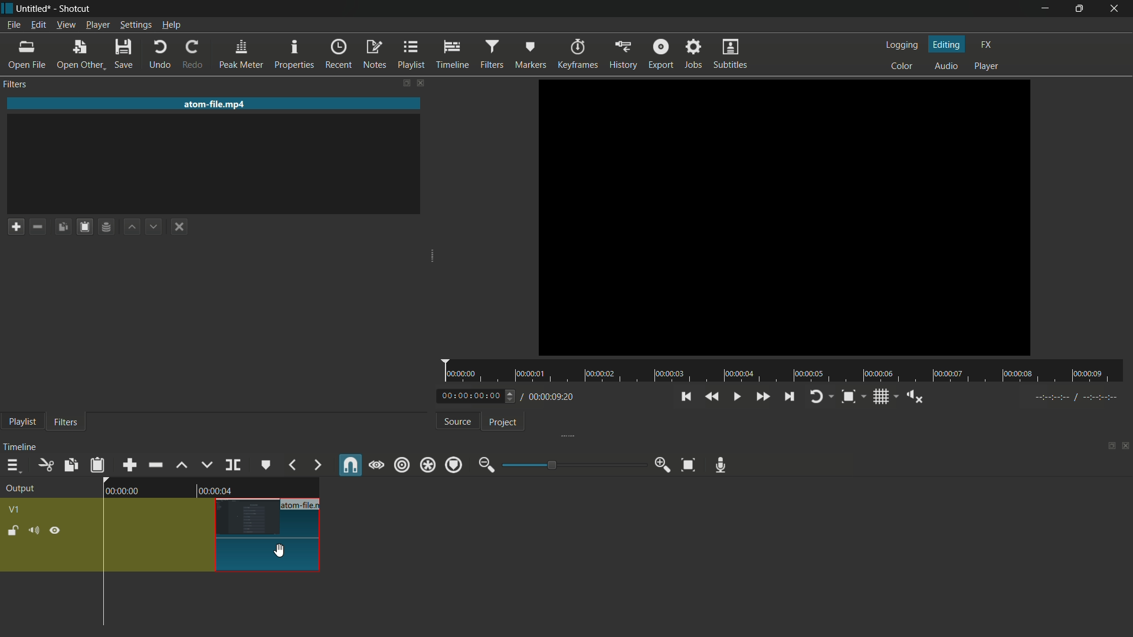 Image resolution: width=1133 pixels, height=637 pixels. Describe the element at coordinates (98, 25) in the screenshot. I see `player menu` at that location.